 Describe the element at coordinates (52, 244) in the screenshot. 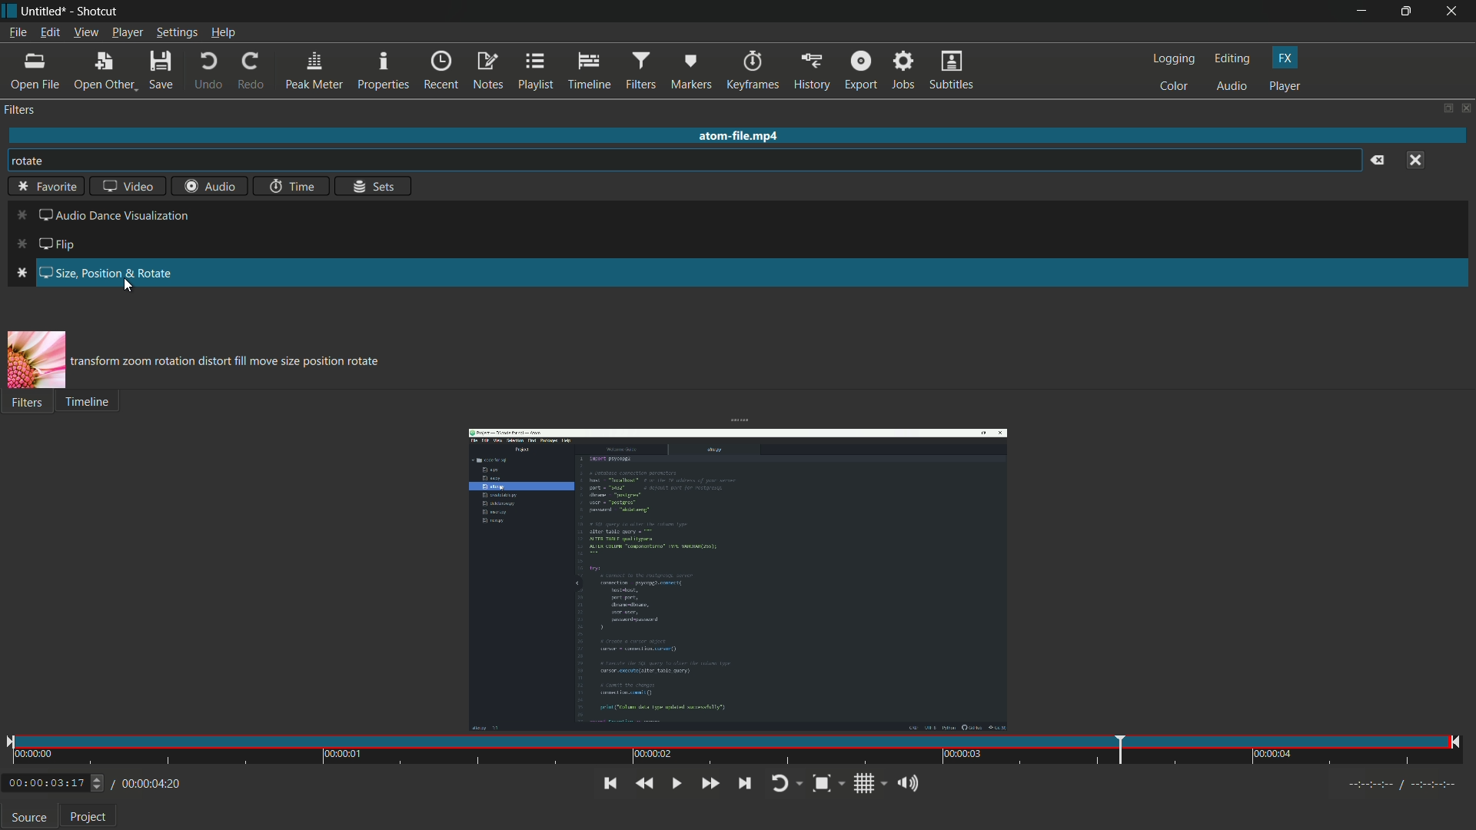

I see `flip` at that location.